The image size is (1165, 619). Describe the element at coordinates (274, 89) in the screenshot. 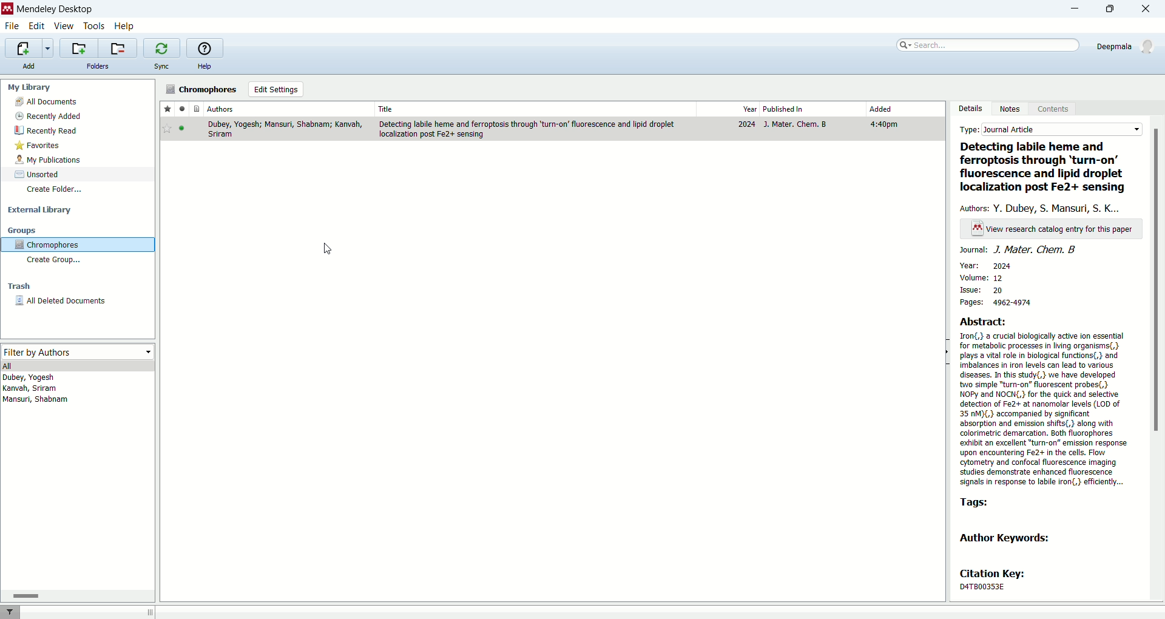

I see `edit settings` at that location.